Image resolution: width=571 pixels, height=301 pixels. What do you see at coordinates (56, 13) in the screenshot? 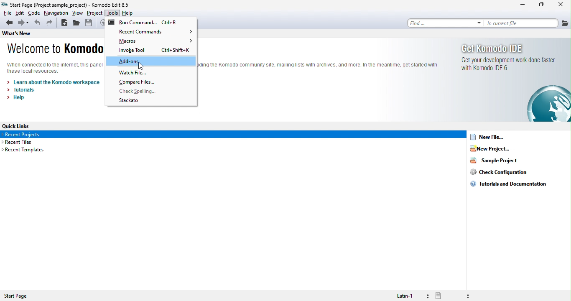
I see `navigation` at bounding box center [56, 13].